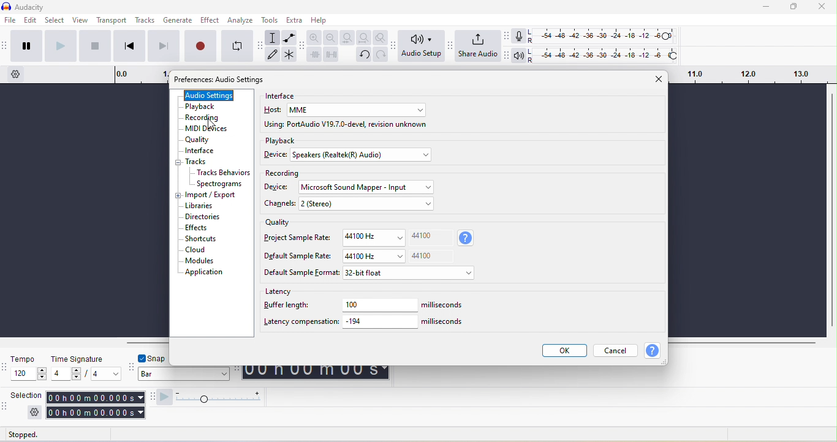 The image size is (837, 442). I want to click on skip to end, so click(164, 46).